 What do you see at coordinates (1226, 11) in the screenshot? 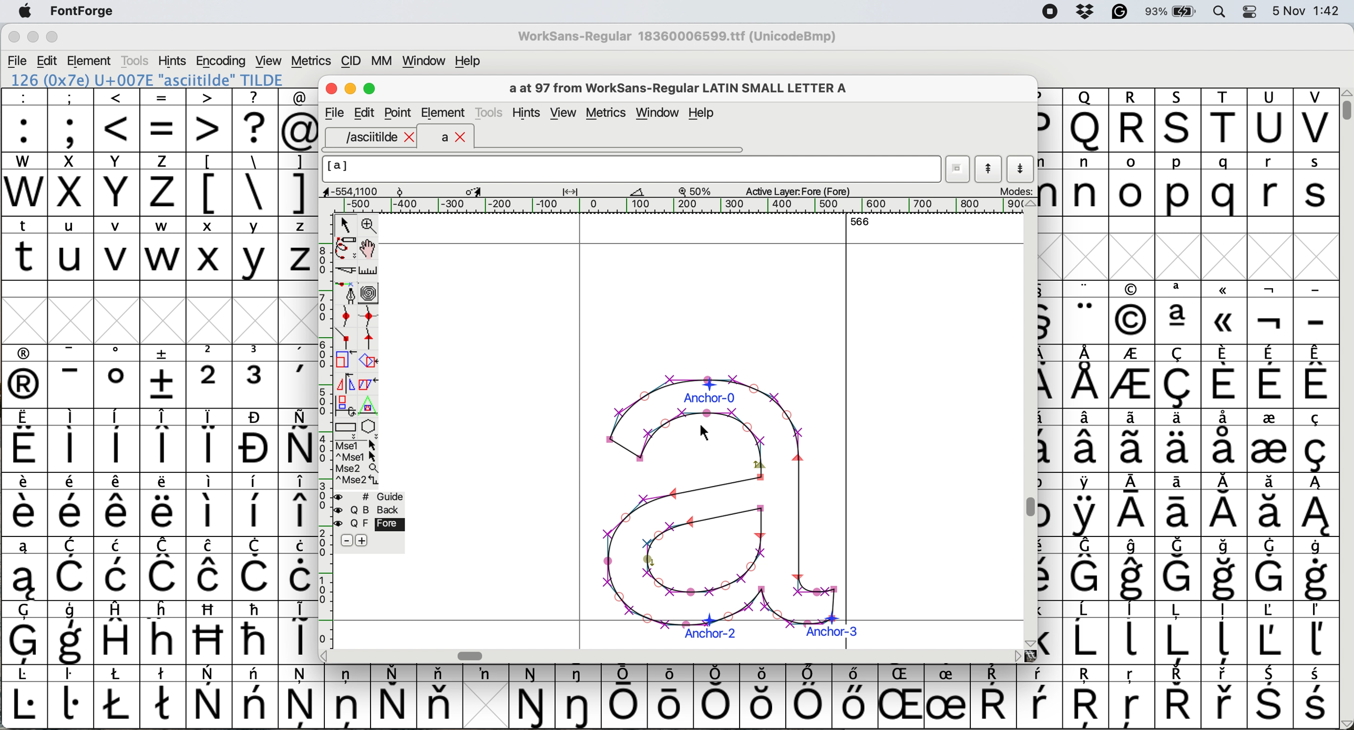
I see `spotlight search` at bounding box center [1226, 11].